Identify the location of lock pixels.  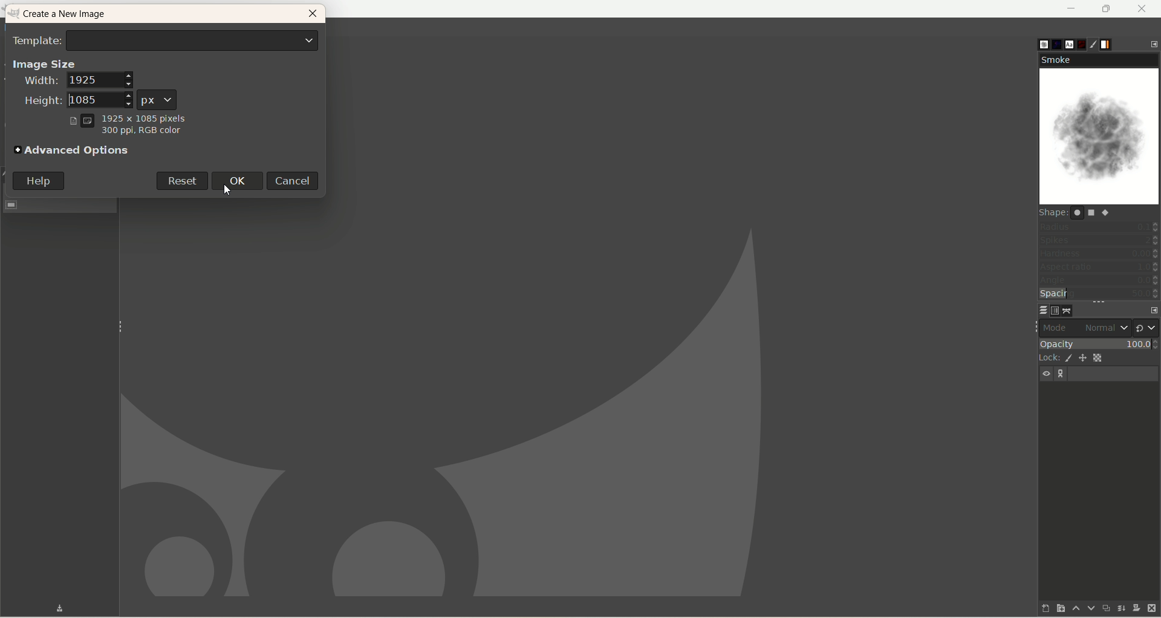
(1067, 358).